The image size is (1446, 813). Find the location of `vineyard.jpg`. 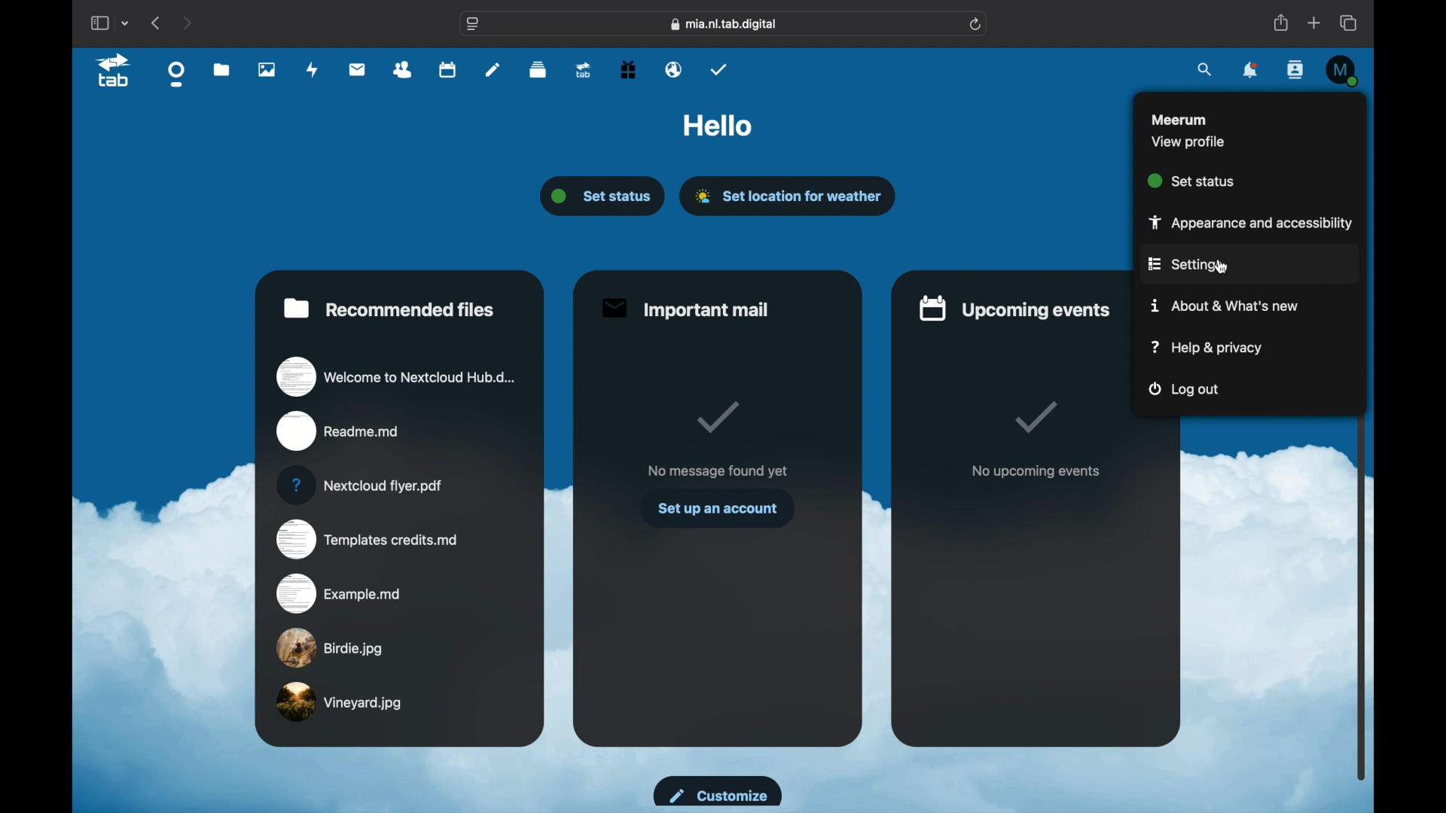

vineyard.jpg is located at coordinates (340, 702).